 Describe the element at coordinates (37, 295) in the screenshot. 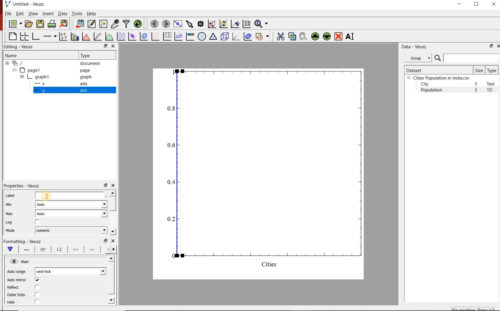

I see `check/uncheck` at that location.